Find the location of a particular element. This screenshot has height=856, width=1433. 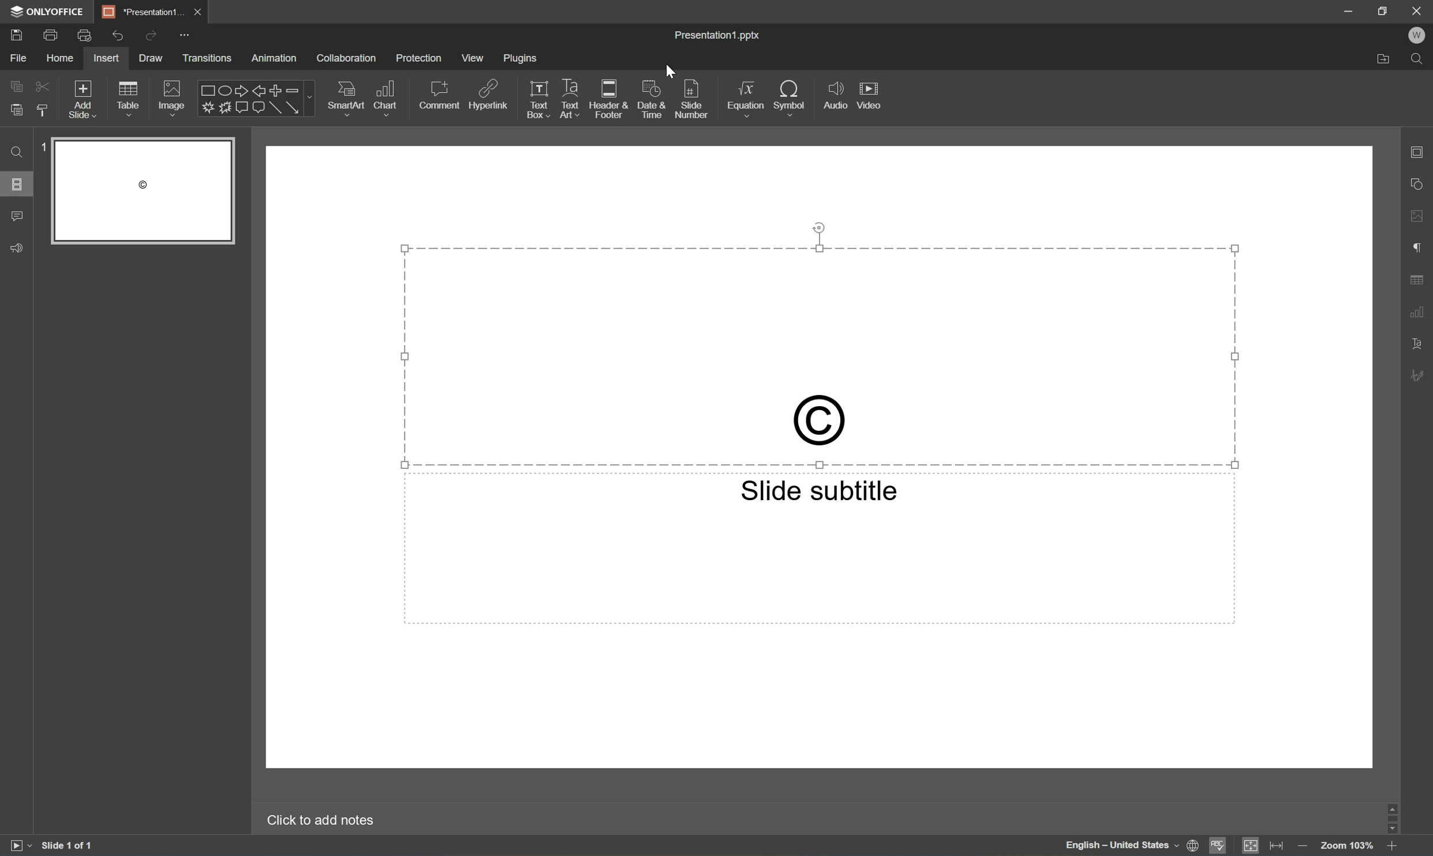

Video is located at coordinates (870, 95).